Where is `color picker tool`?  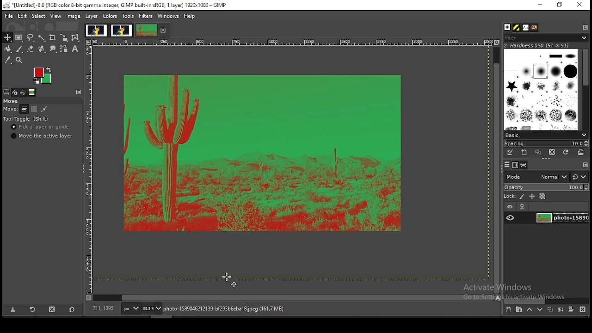
color picker tool is located at coordinates (8, 60).